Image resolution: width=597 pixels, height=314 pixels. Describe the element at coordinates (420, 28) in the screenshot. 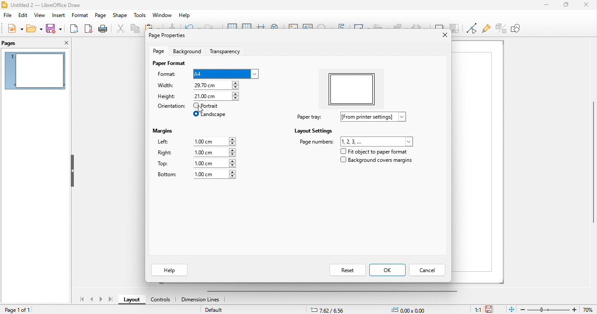

I see `select atleast 3 objects to attributes` at that location.